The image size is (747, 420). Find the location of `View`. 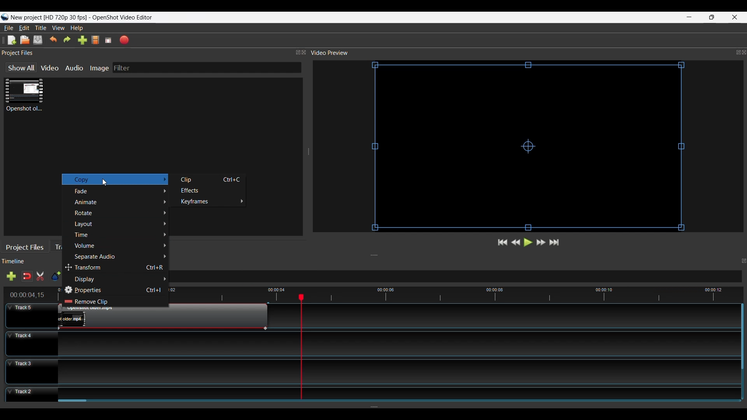

View is located at coordinates (59, 28).